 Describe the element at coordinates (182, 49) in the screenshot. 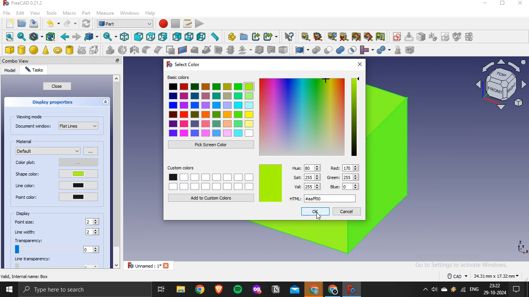

I see `create a ruled surface` at that location.